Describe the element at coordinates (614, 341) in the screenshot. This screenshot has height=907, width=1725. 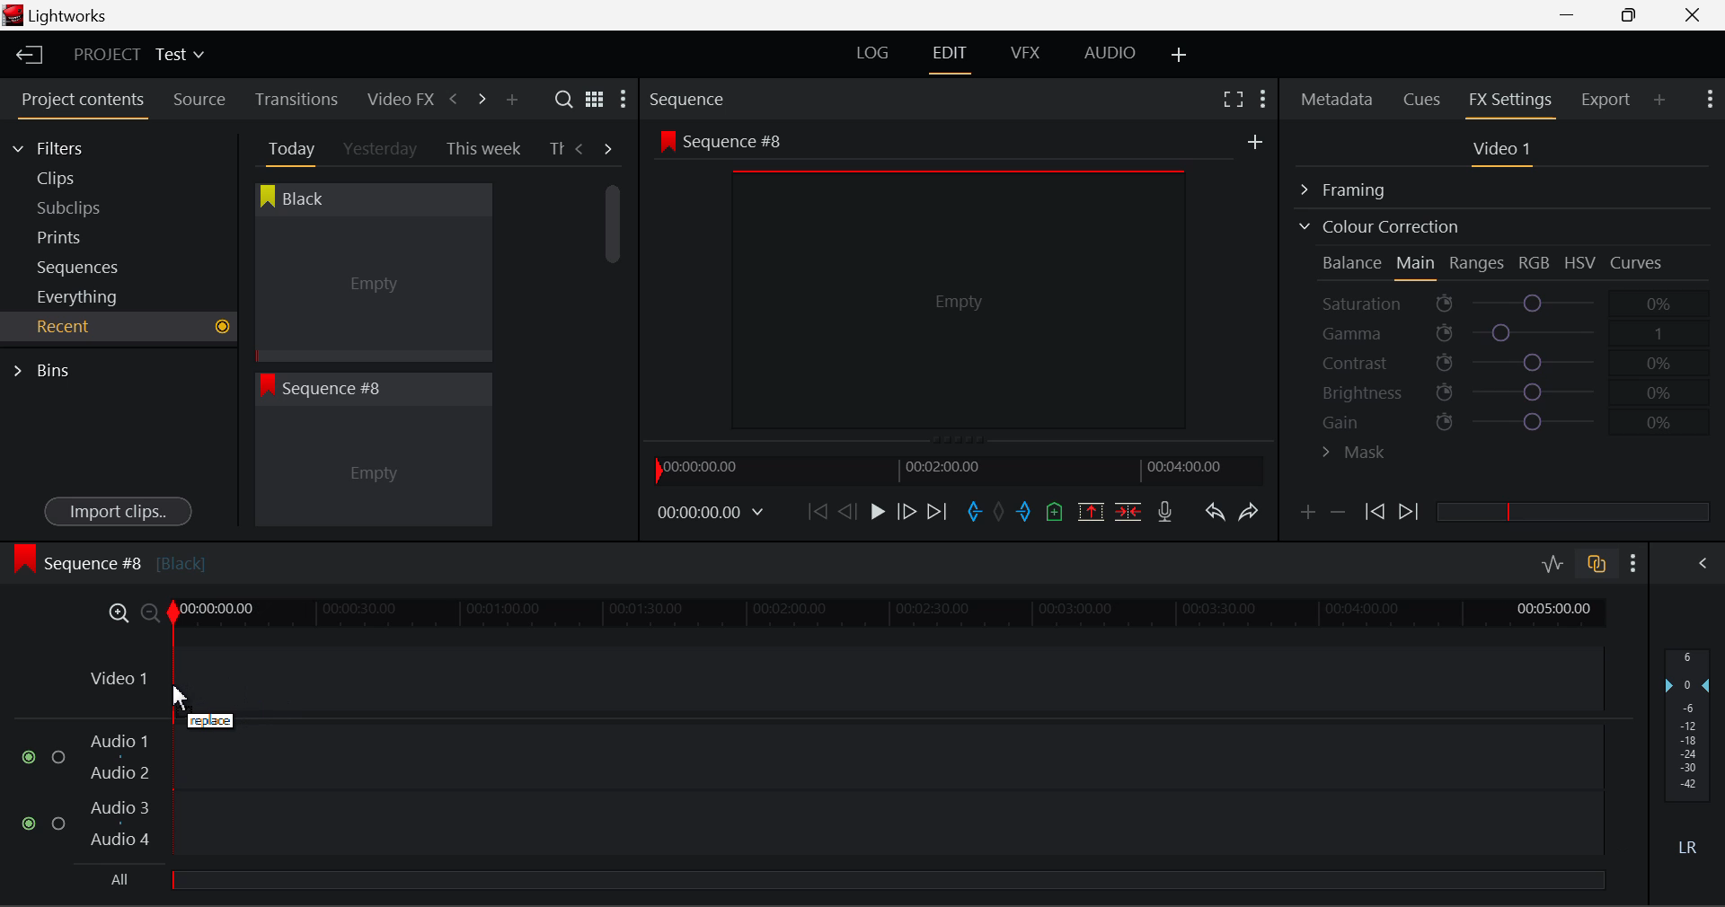
I see `Scroll Bar` at that location.